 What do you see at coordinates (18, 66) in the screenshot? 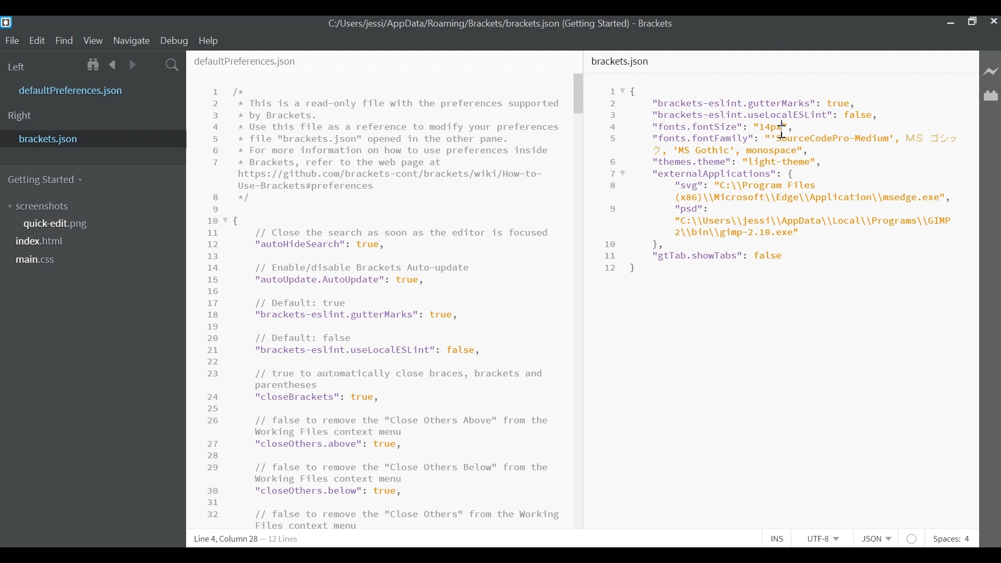
I see `Left` at bounding box center [18, 66].